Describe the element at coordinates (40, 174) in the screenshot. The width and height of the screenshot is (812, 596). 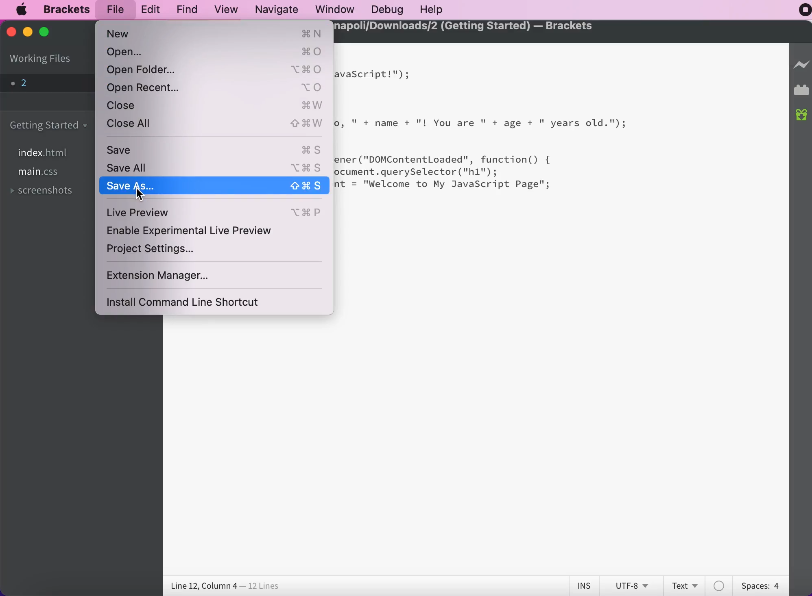
I see `main.css` at that location.